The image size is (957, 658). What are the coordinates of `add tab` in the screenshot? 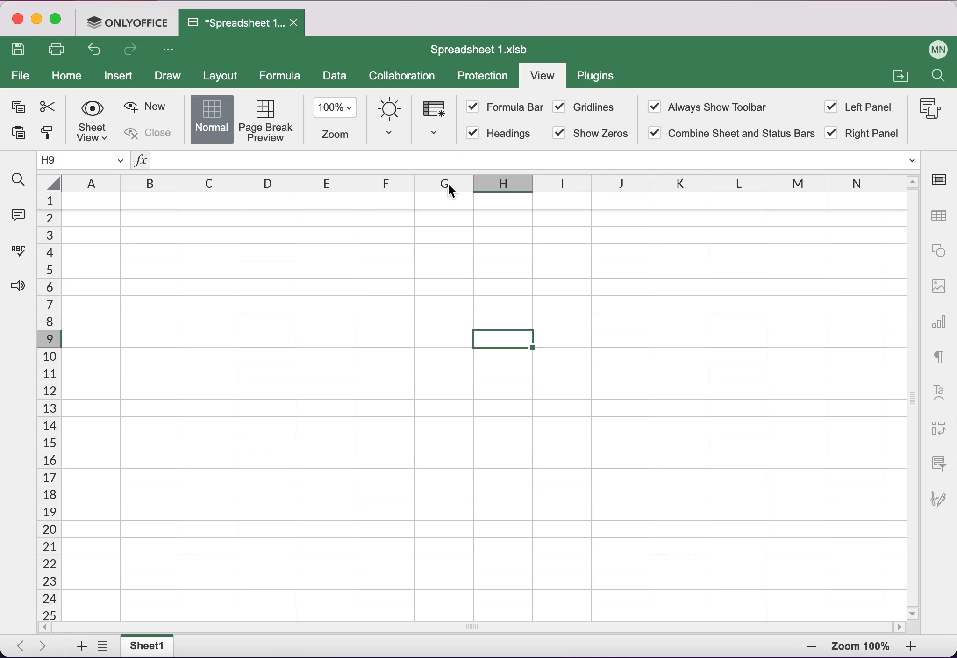 It's located at (78, 647).